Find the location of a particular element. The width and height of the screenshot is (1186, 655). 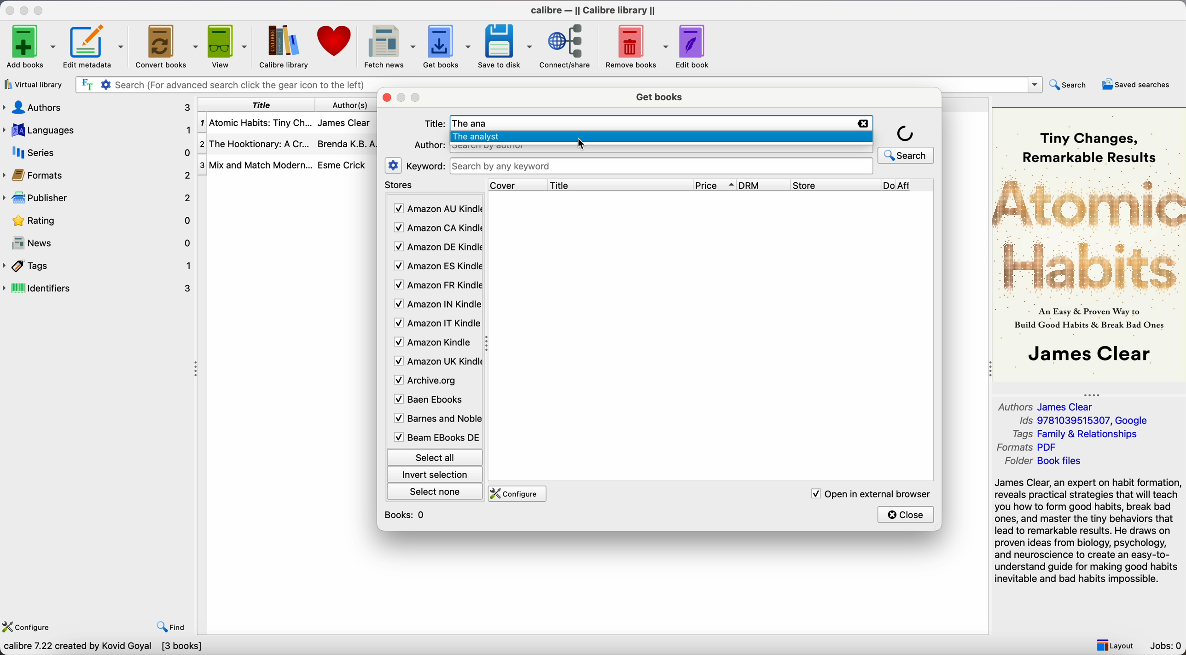

convert books is located at coordinates (166, 46).